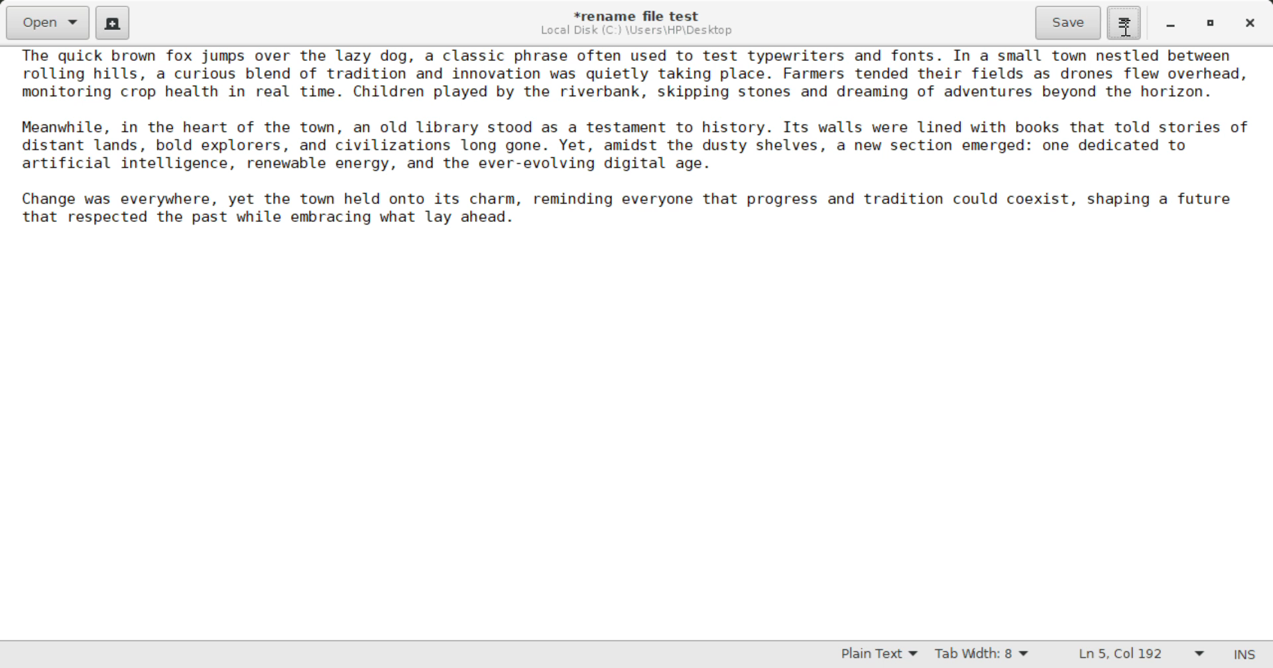 The width and height of the screenshot is (1273, 668). Describe the element at coordinates (1252, 22) in the screenshot. I see `Close Window` at that location.